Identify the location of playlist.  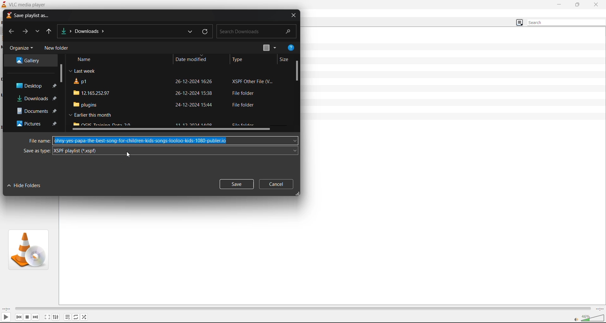
(66, 317).